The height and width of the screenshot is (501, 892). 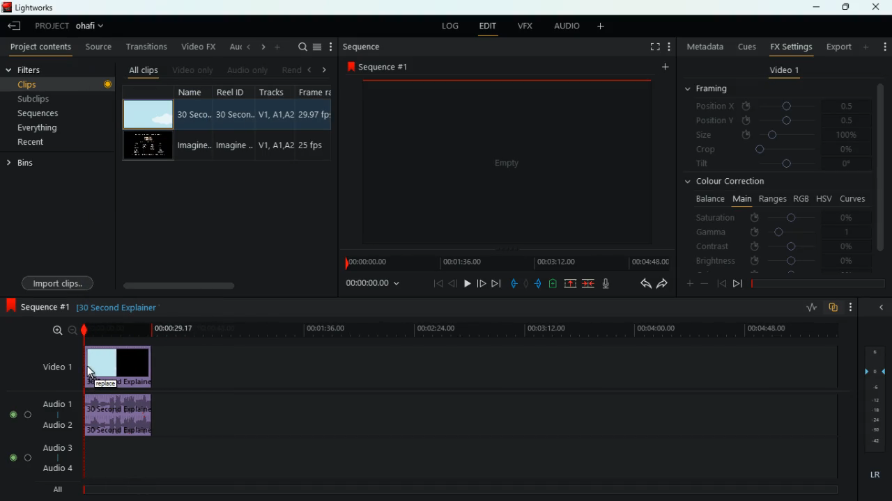 I want to click on fps, so click(x=313, y=124).